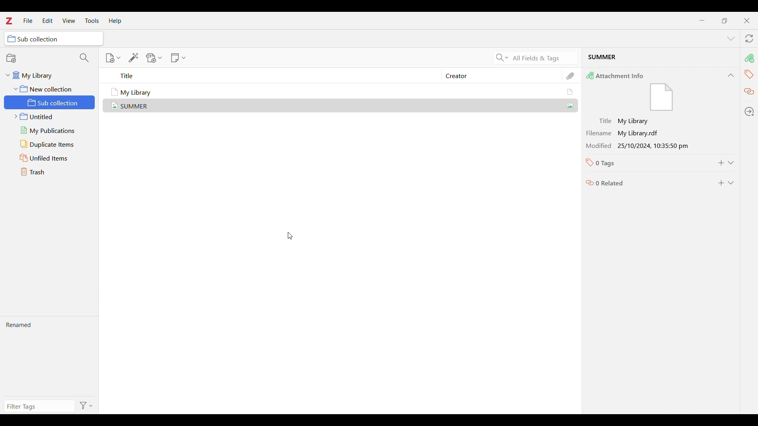 The image size is (758, 426). I want to click on Duplicate items, so click(51, 144).